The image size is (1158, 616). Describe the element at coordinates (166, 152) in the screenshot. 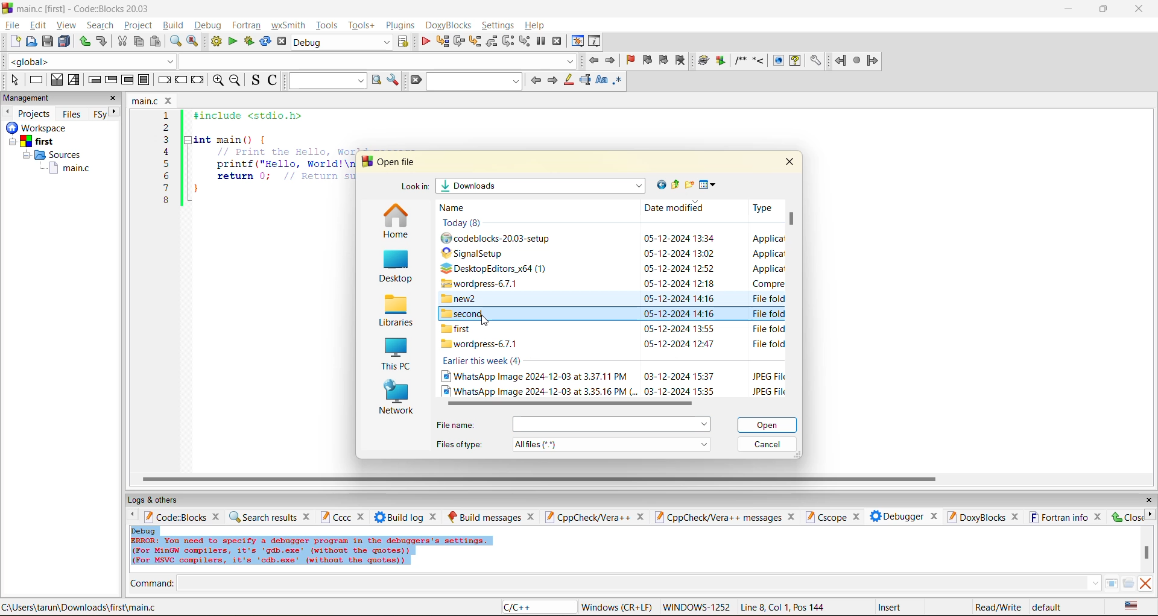

I see `4` at that location.